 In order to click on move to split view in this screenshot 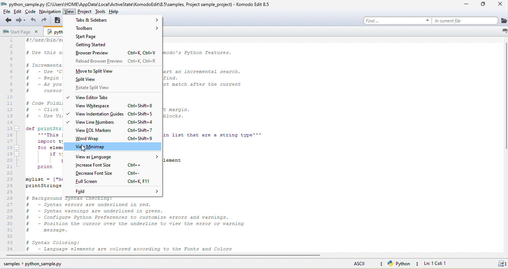, I will do `click(98, 71)`.